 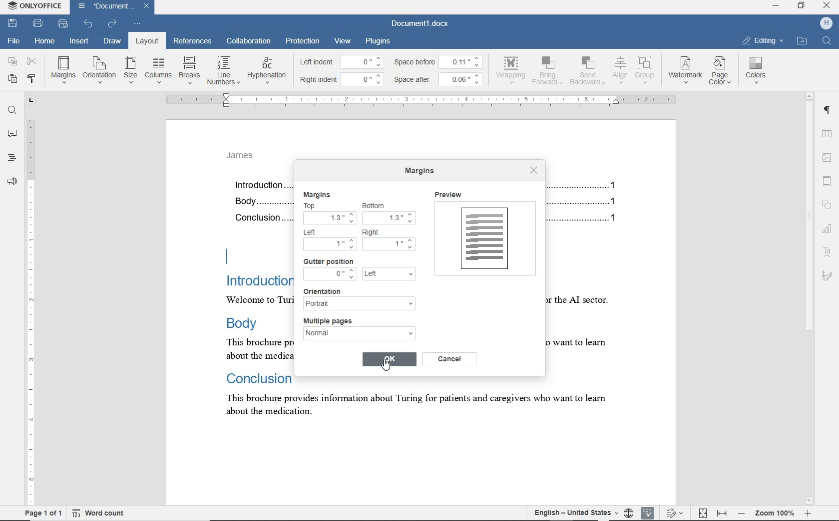 What do you see at coordinates (245, 158) in the screenshot?
I see `header text` at bounding box center [245, 158].